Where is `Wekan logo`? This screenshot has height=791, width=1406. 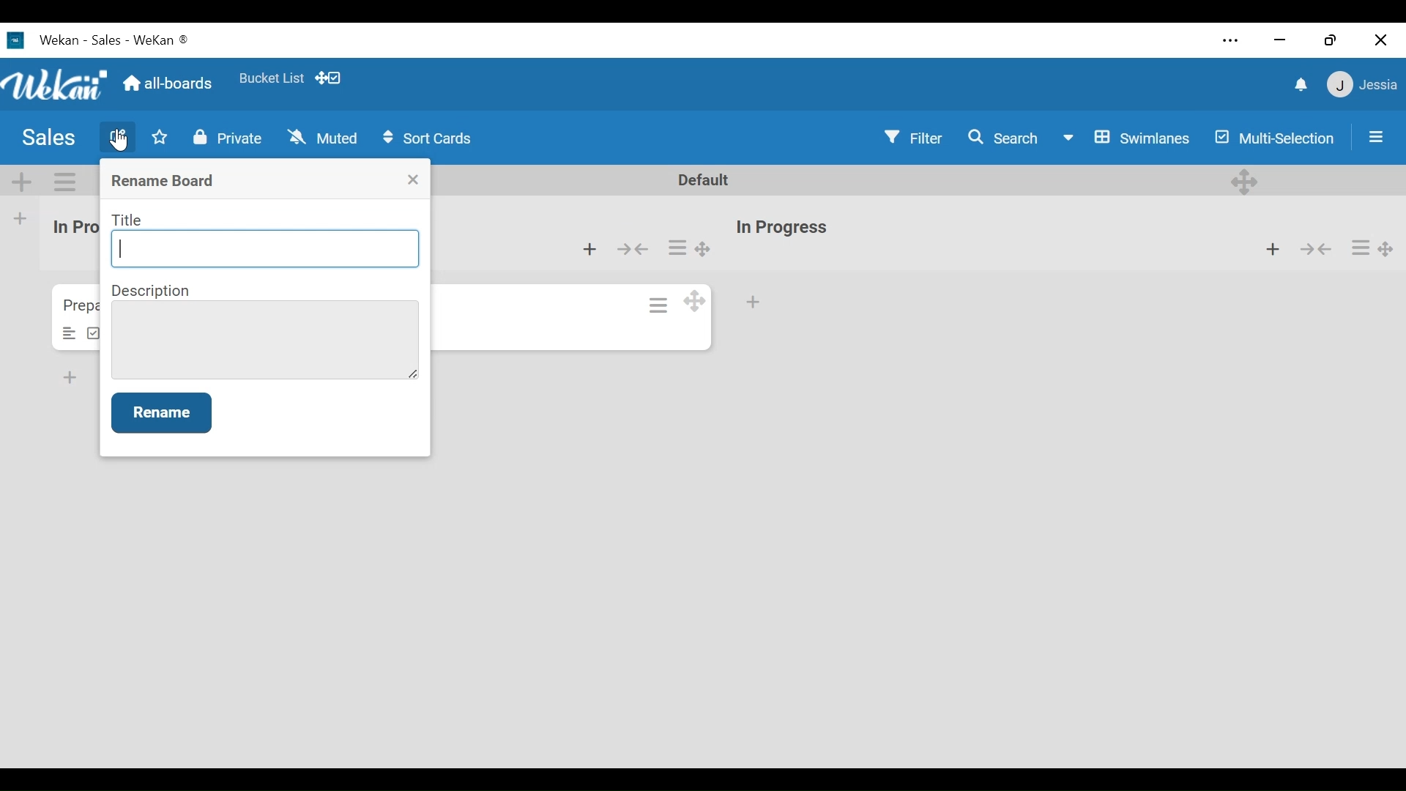 Wekan logo is located at coordinates (54, 85).